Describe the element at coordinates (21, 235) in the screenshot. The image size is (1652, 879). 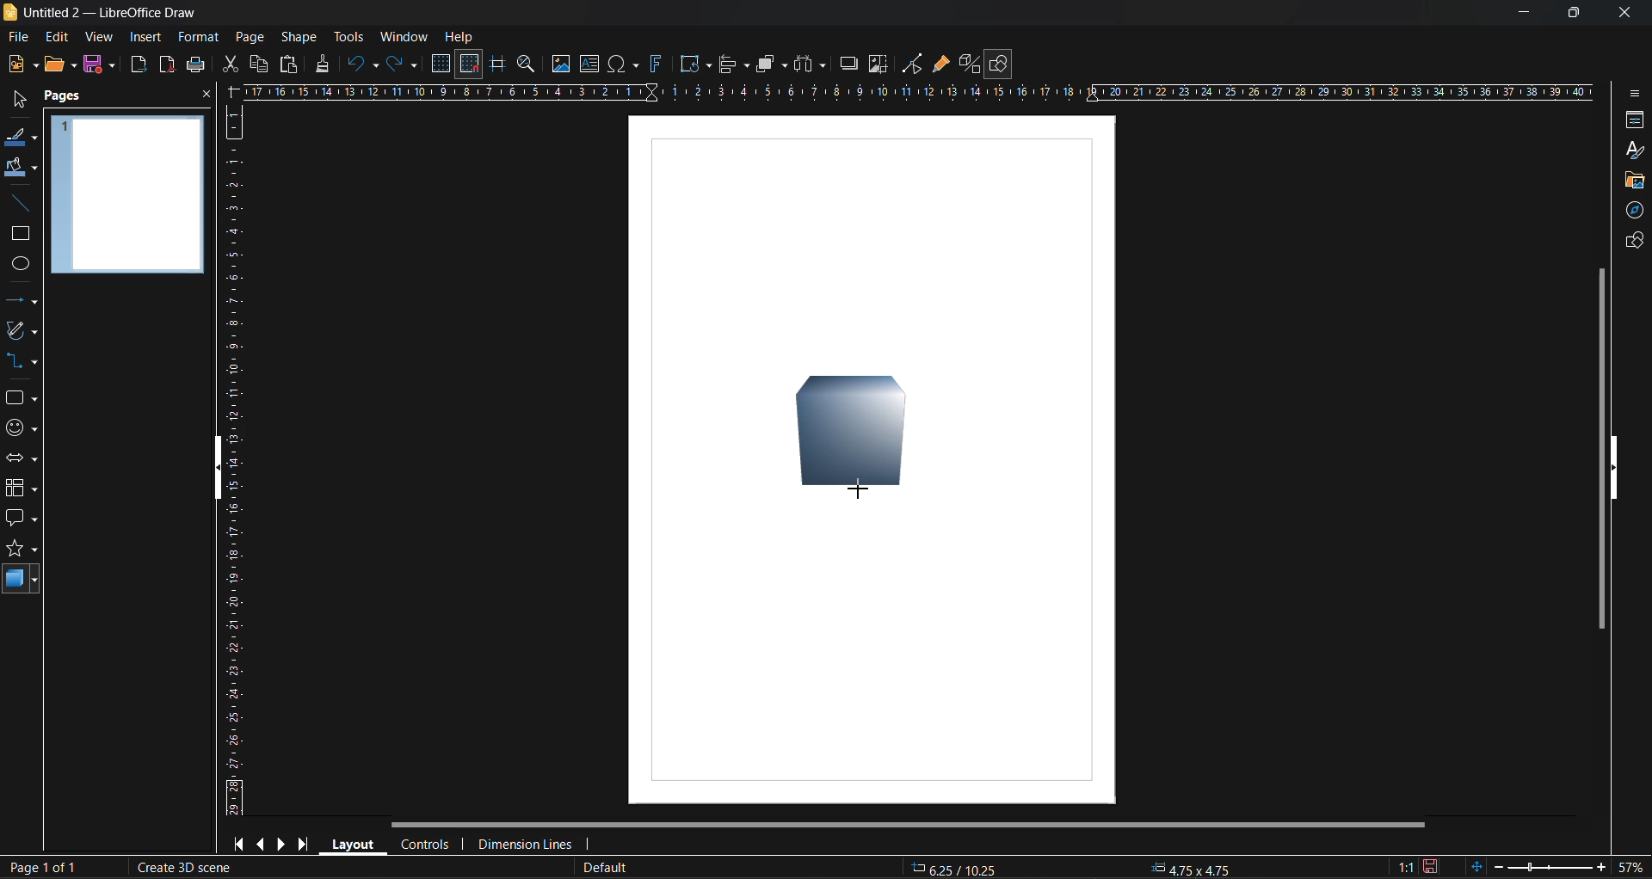
I see `rectangle` at that location.